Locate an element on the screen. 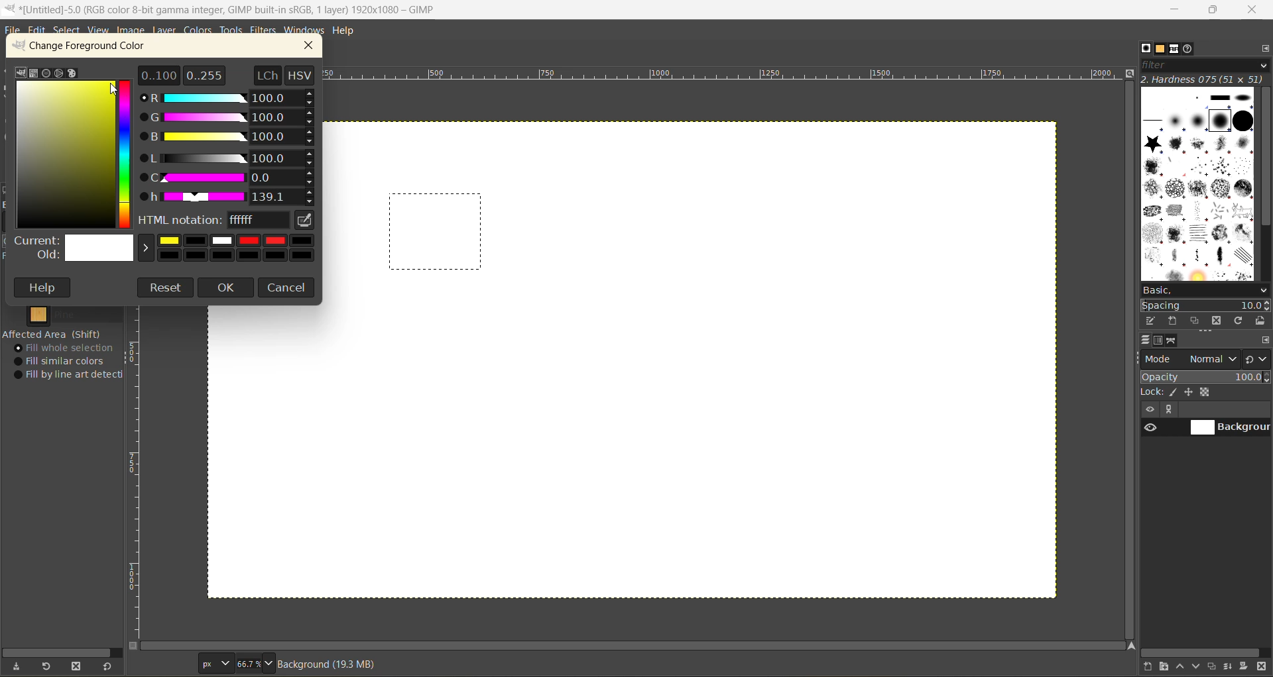  hide is located at coordinates (1149, 410).